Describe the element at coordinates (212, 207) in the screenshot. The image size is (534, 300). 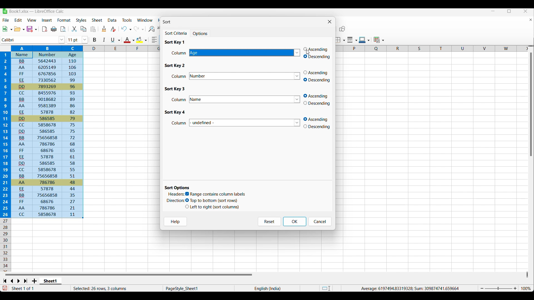
I see `Toggle off for Left to right sort for columns` at that location.